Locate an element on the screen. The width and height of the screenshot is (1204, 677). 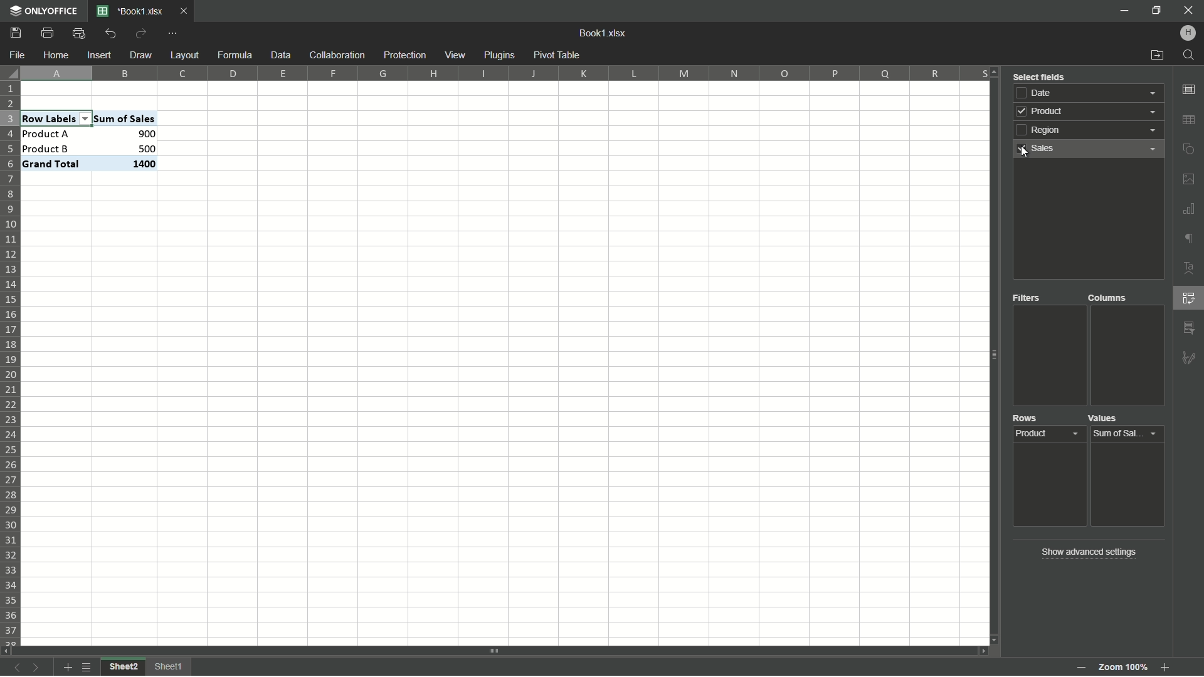
minimize/maximize is located at coordinates (1156, 11).